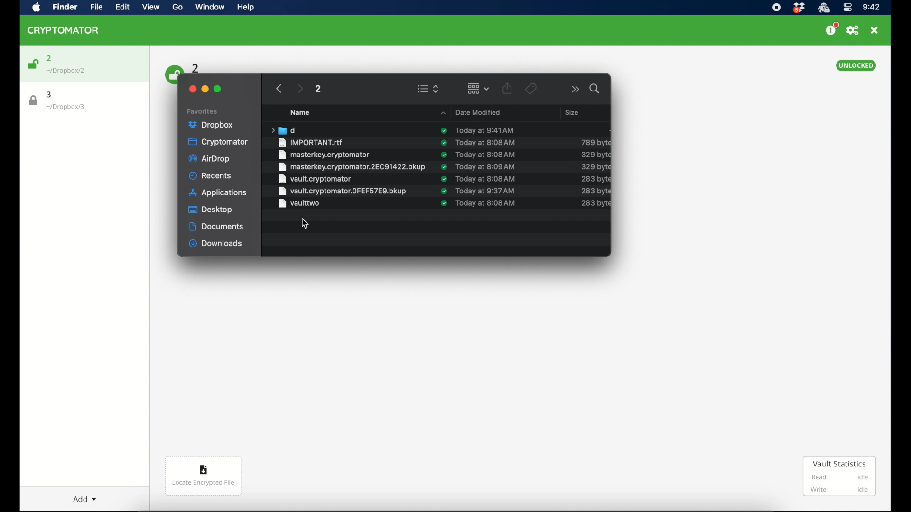 Image resolution: width=911 pixels, height=512 pixels. What do you see at coordinates (485, 191) in the screenshot?
I see `date` at bounding box center [485, 191].